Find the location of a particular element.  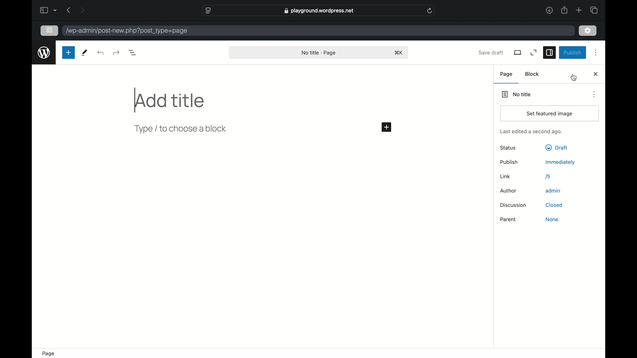

show sidebar is located at coordinates (43, 10).